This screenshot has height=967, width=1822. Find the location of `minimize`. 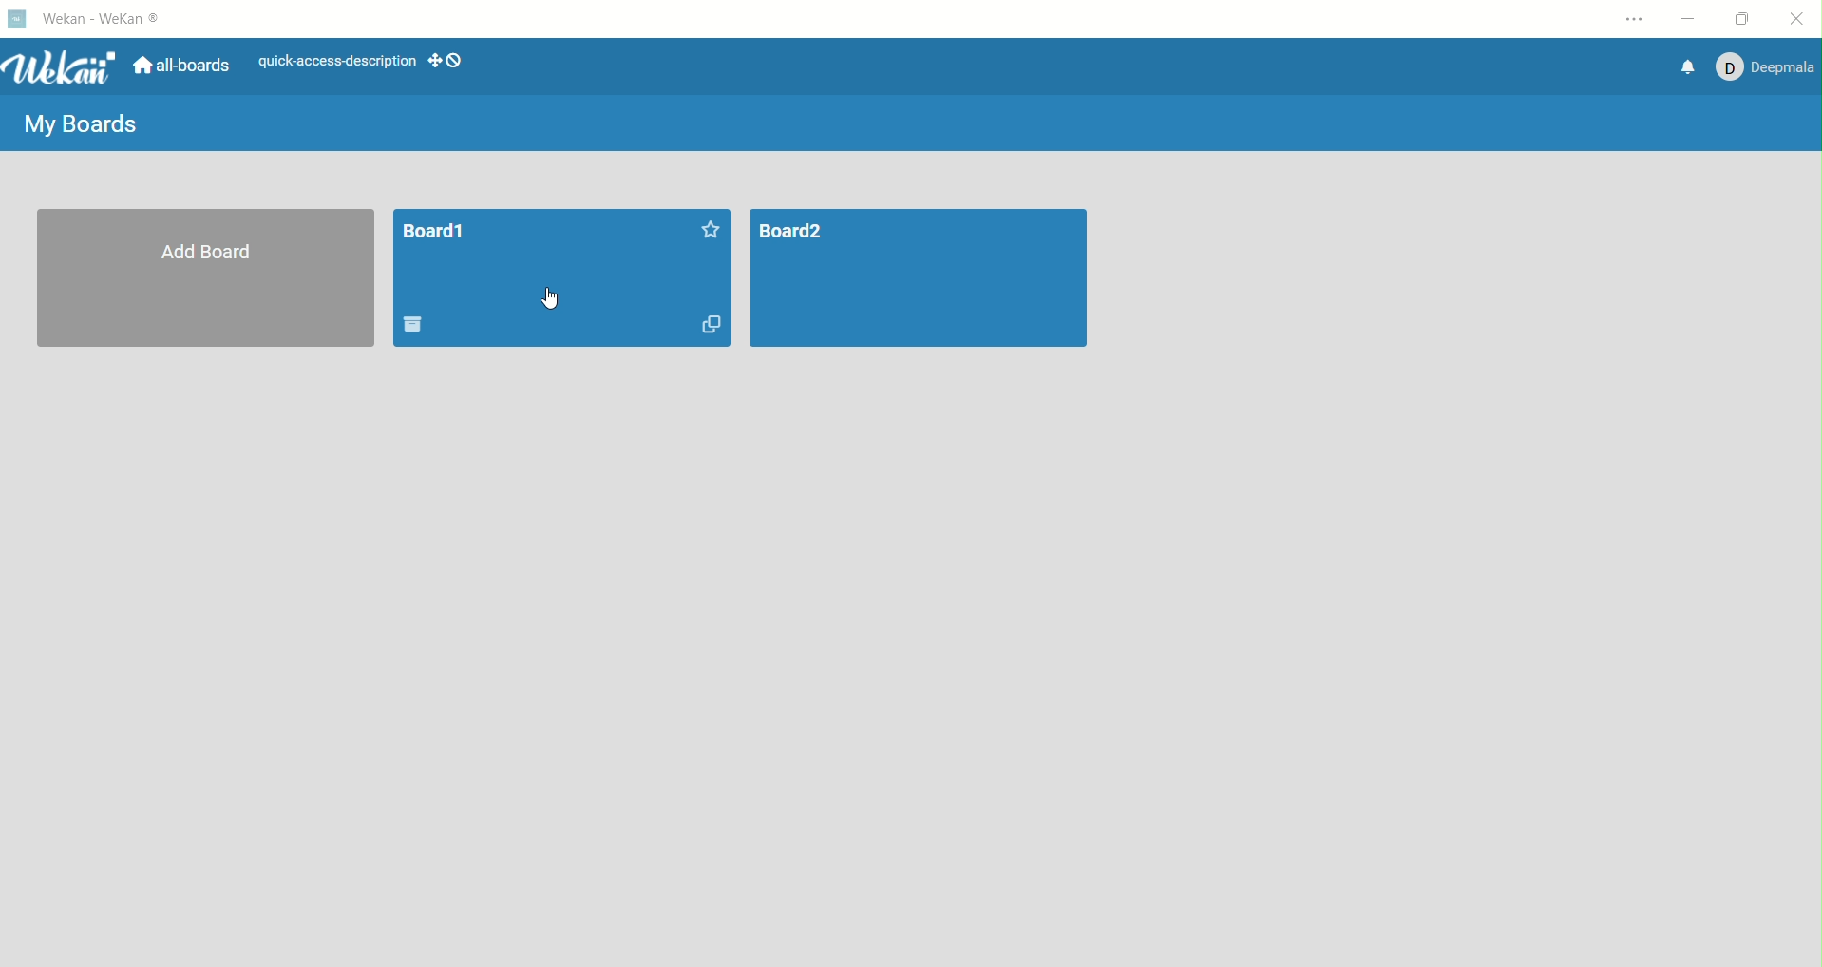

minimize is located at coordinates (1691, 21).